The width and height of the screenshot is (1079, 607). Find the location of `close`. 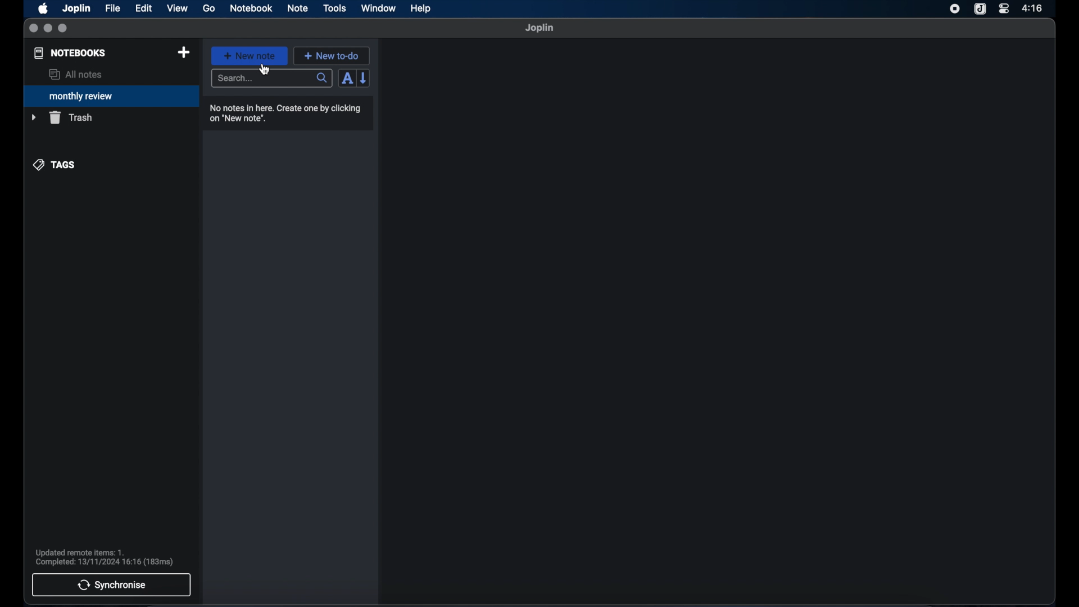

close is located at coordinates (33, 29).